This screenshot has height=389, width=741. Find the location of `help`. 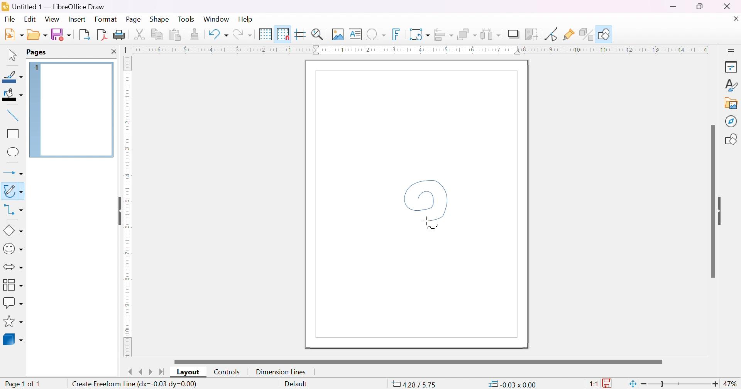

help is located at coordinates (245, 19).